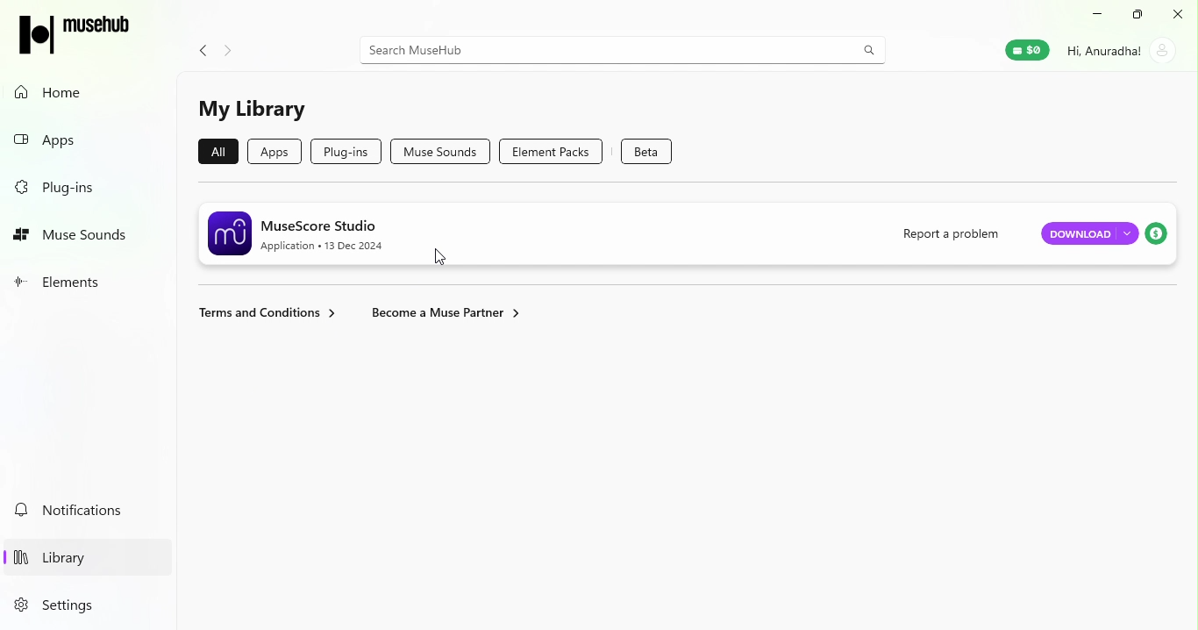 This screenshot has width=1198, height=630. I want to click on Notifications, so click(83, 511).